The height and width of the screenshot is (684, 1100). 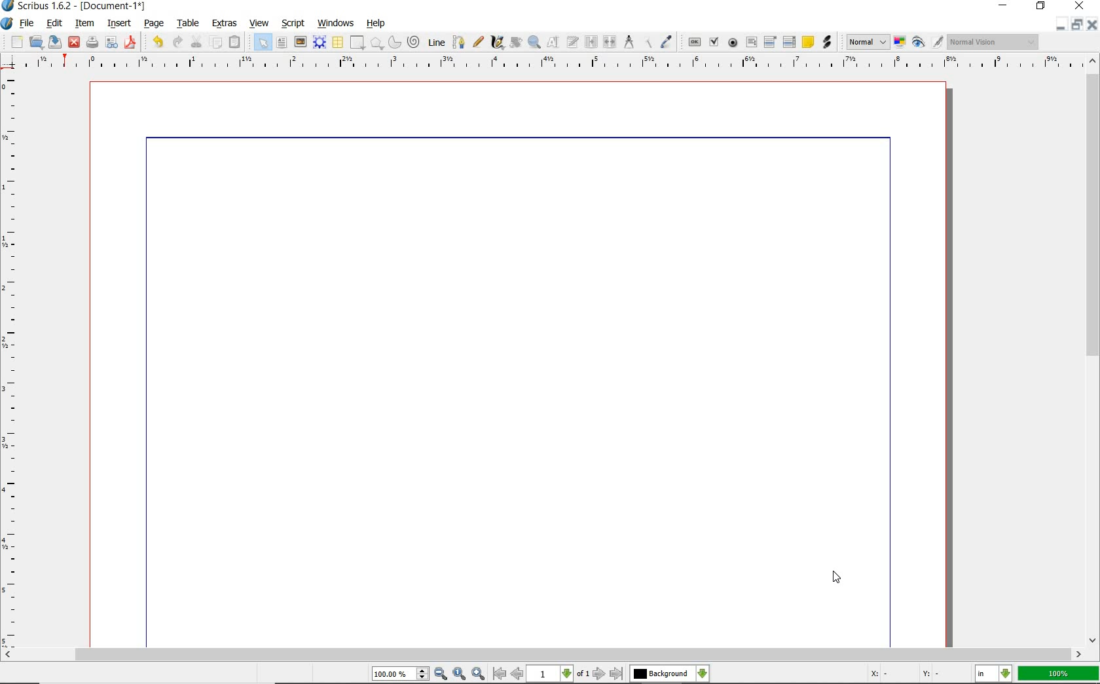 What do you see at coordinates (320, 43) in the screenshot?
I see `render frame` at bounding box center [320, 43].